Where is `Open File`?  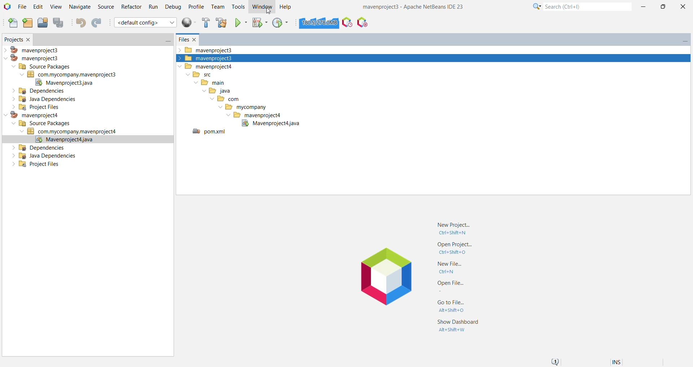
Open File is located at coordinates (450, 286).